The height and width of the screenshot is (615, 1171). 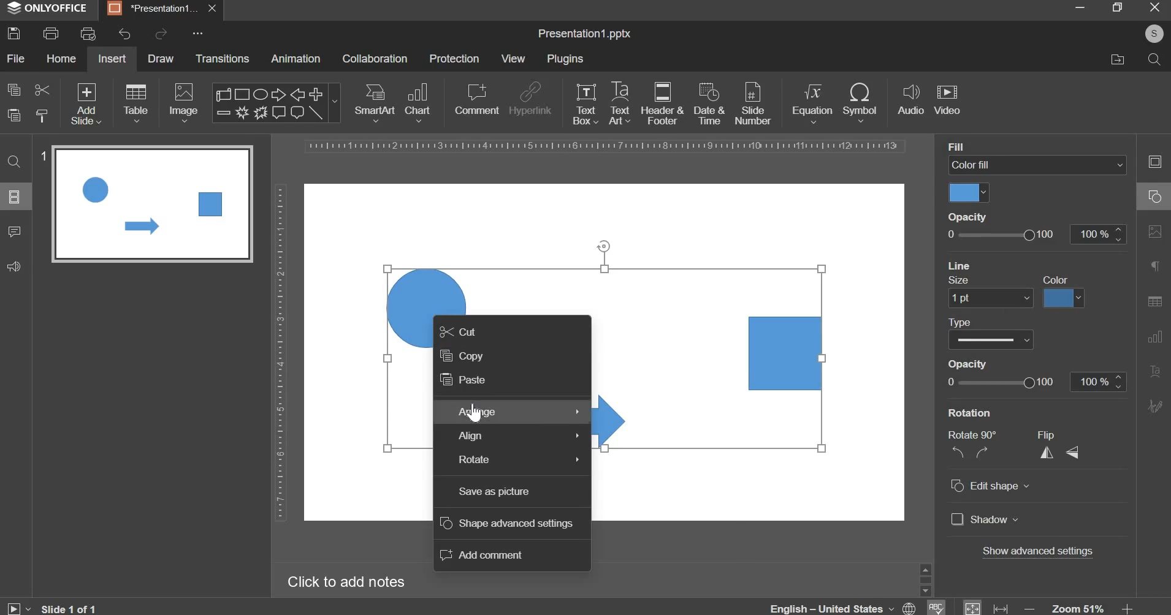 What do you see at coordinates (152, 203) in the screenshot?
I see `slide preview` at bounding box center [152, 203].